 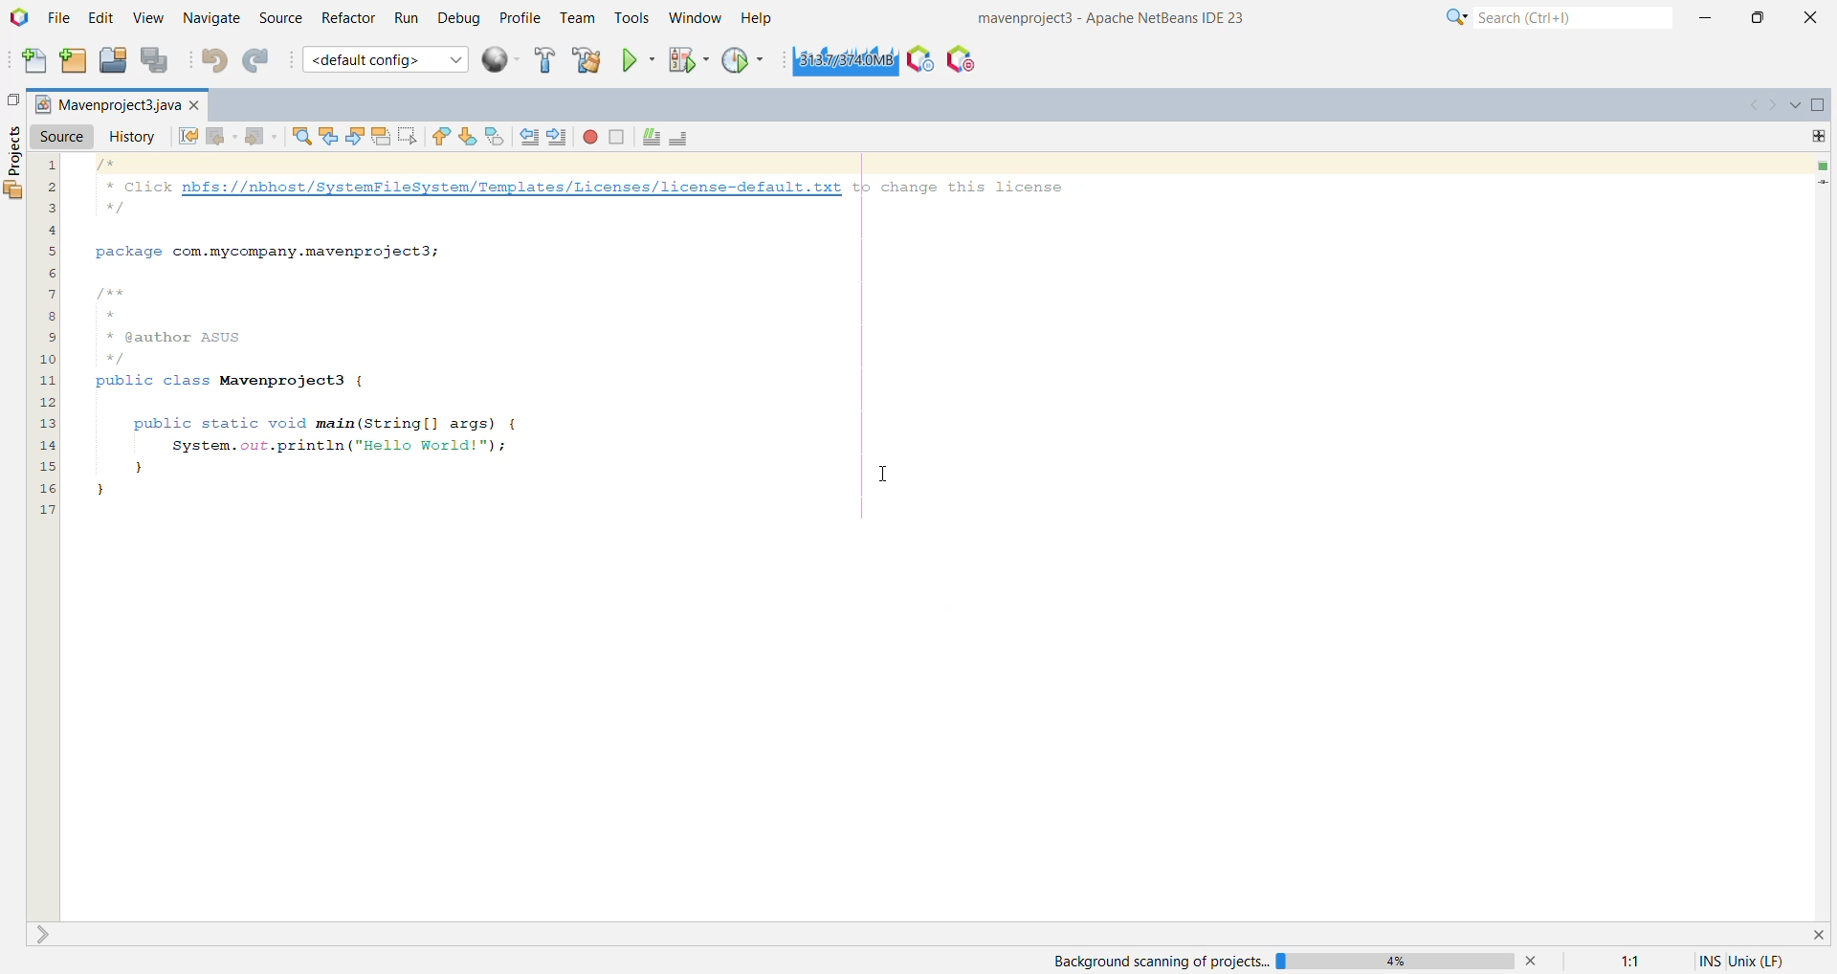 What do you see at coordinates (498, 61) in the screenshot?
I see `` at bounding box center [498, 61].